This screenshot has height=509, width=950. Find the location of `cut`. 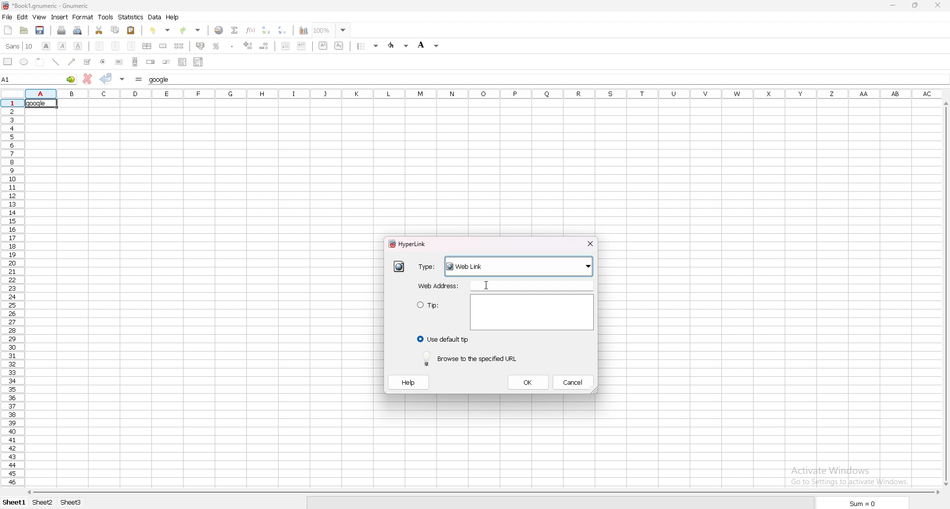

cut is located at coordinates (99, 30).